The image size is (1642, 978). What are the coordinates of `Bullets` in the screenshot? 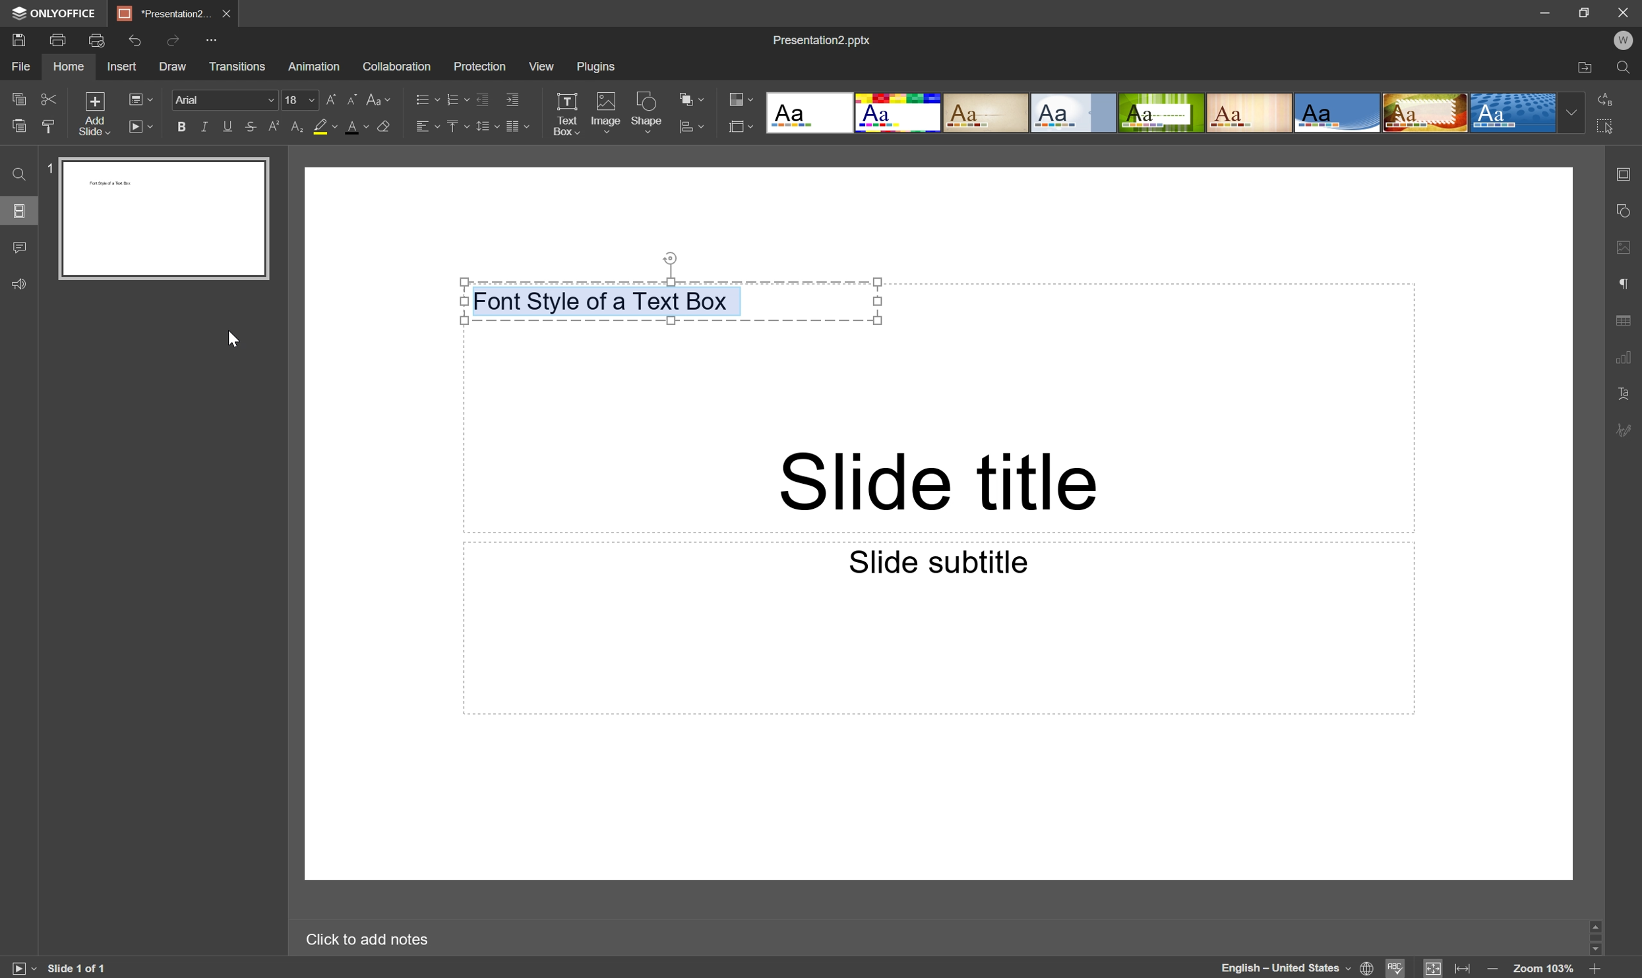 It's located at (425, 97).